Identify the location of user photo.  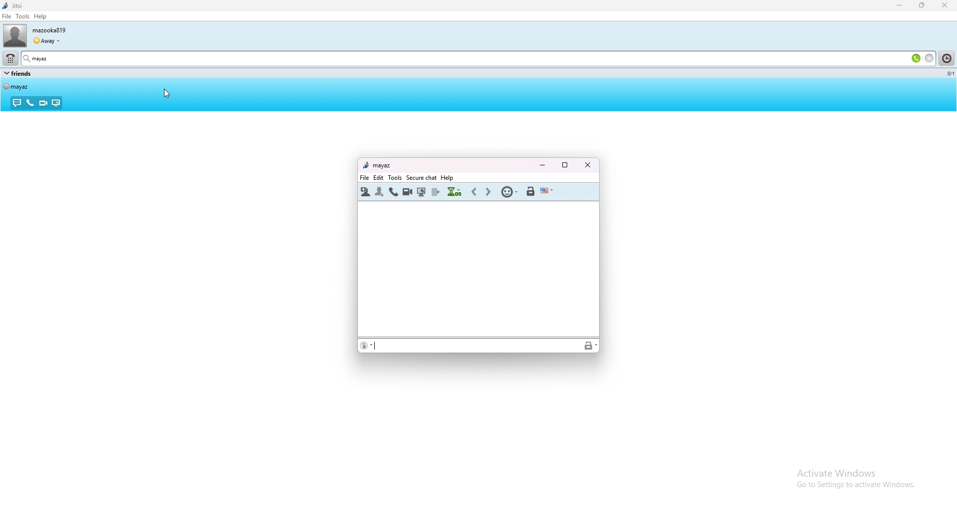
(13, 35).